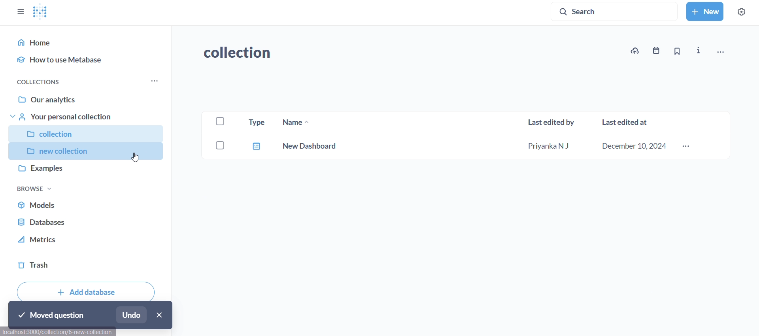 This screenshot has width=759, height=336. I want to click on last edited by, so click(553, 123).